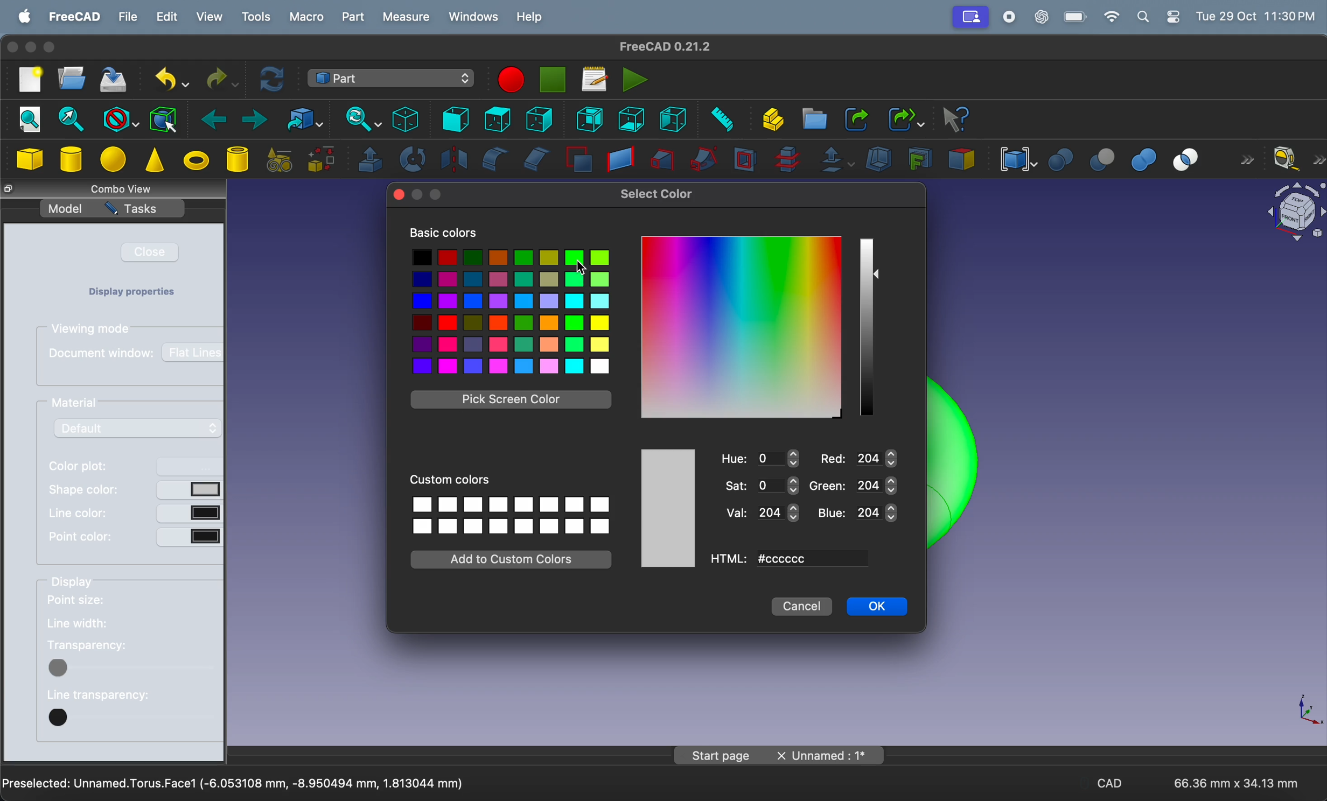 The width and height of the screenshot is (1327, 801). I want to click on display, so click(97, 583).